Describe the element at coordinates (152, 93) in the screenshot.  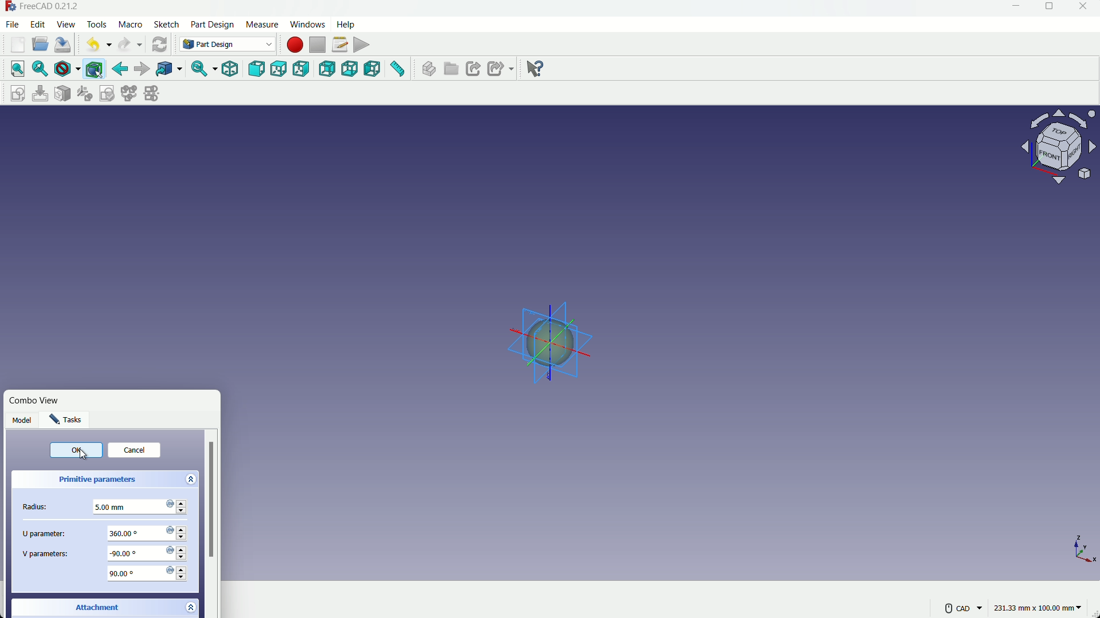
I see `mirror sketch` at that location.